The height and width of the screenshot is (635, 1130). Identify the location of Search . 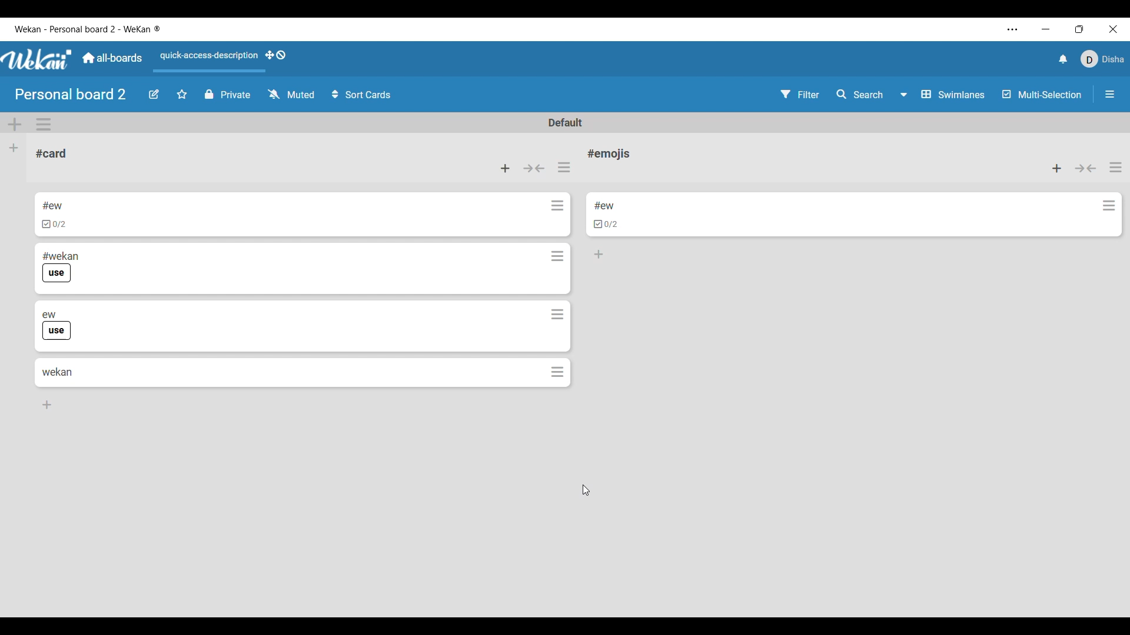
(860, 95).